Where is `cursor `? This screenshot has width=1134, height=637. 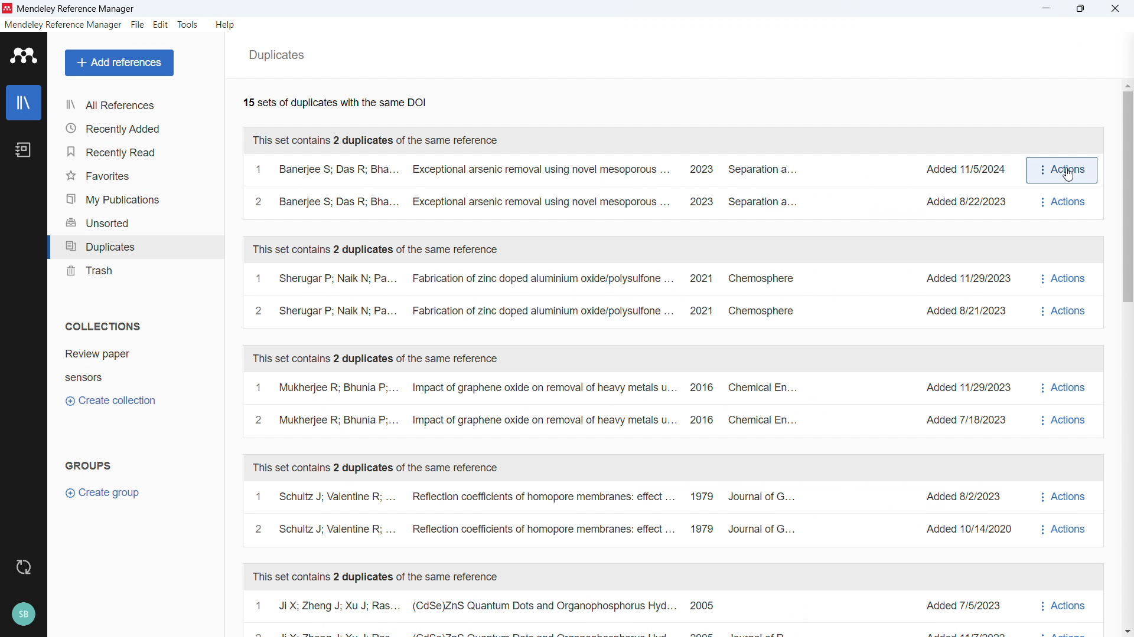
cursor  is located at coordinates (1069, 175).